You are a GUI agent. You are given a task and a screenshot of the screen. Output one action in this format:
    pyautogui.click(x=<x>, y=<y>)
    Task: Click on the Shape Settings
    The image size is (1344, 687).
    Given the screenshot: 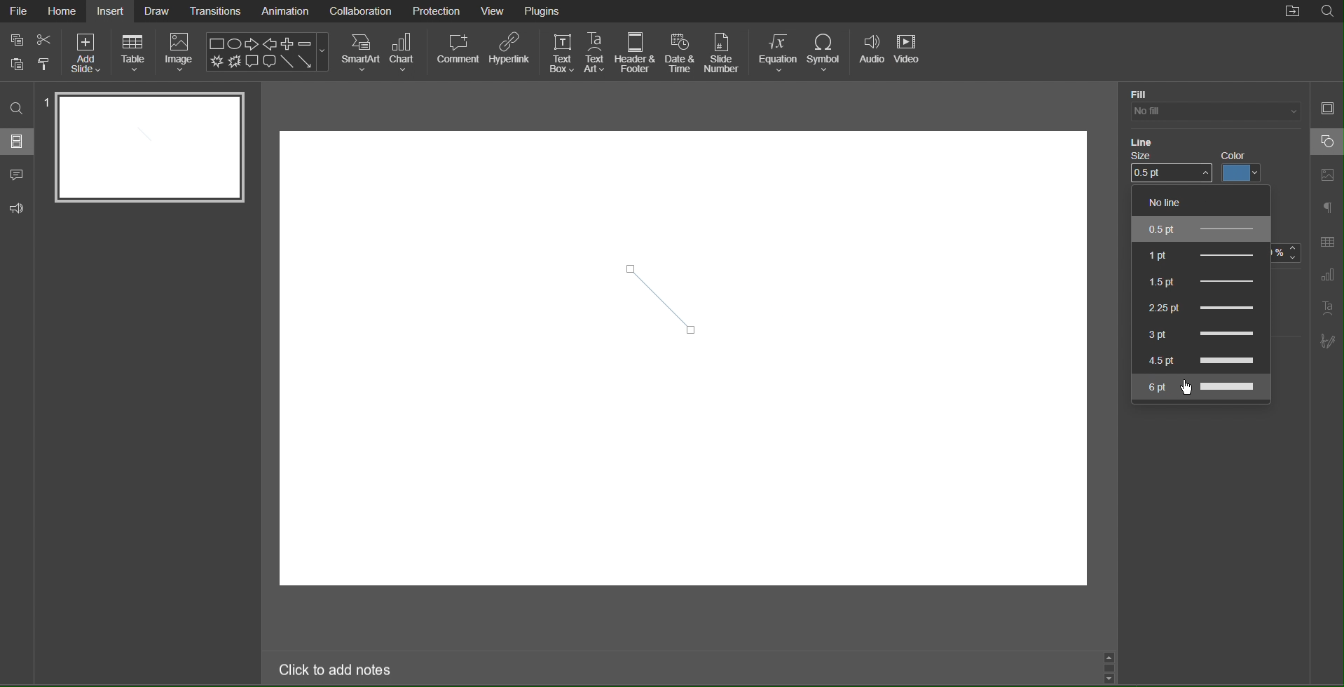 What is the action you would take?
    pyautogui.click(x=1326, y=142)
    